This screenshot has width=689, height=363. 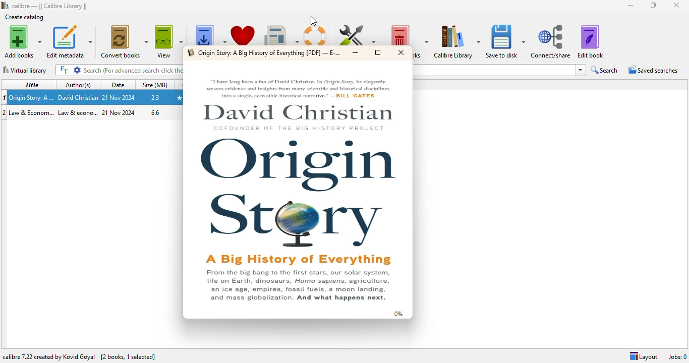 I want to click on Author, so click(x=78, y=97).